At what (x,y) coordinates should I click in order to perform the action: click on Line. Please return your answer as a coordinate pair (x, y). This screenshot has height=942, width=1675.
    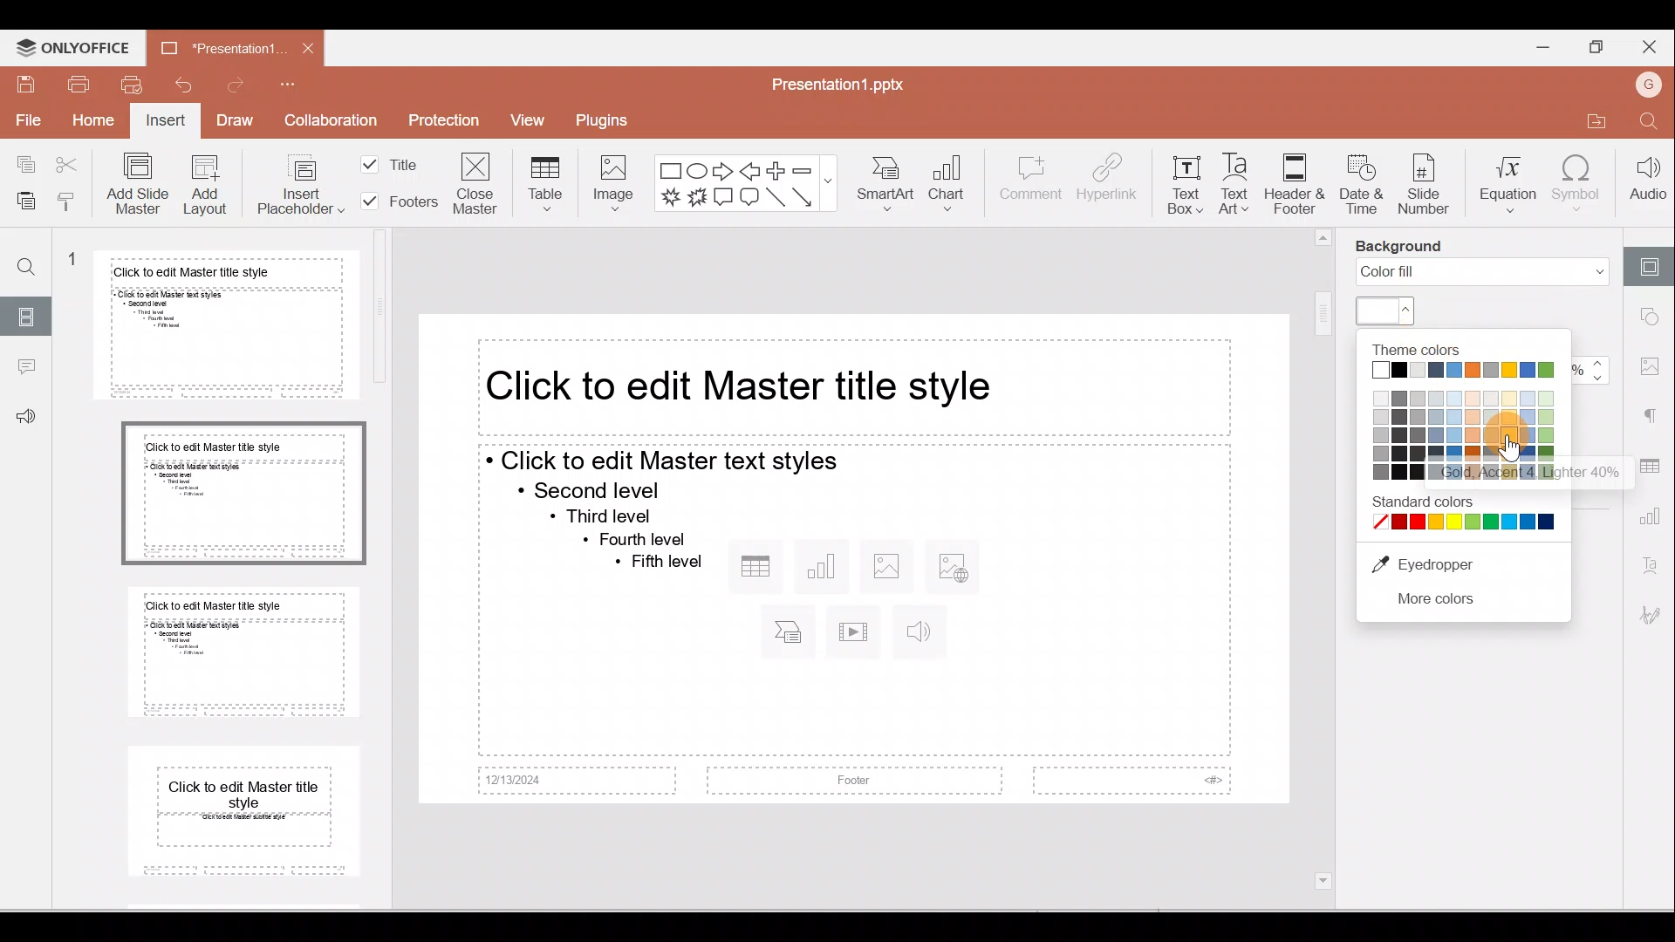
    Looking at the image, I should click on (775, 197).